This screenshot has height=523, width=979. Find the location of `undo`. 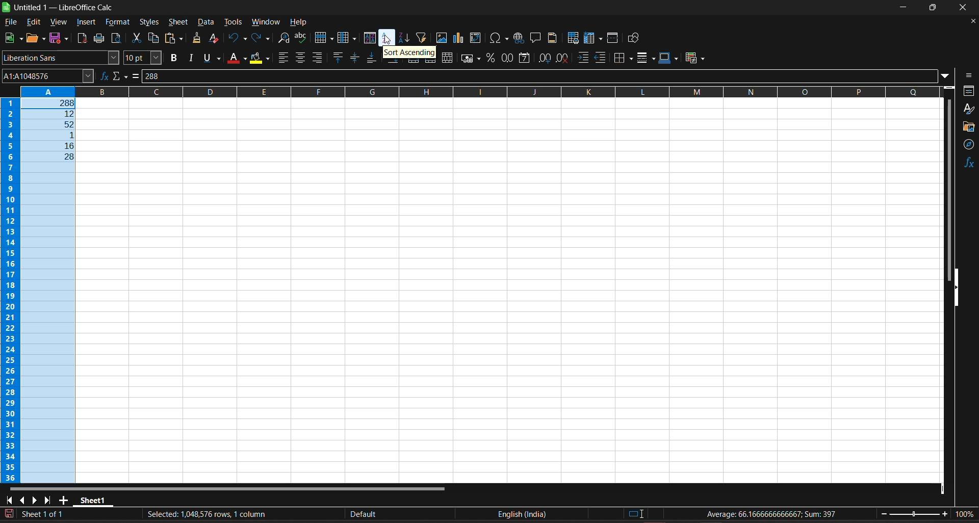

undo is located at coordinates (237, 39).